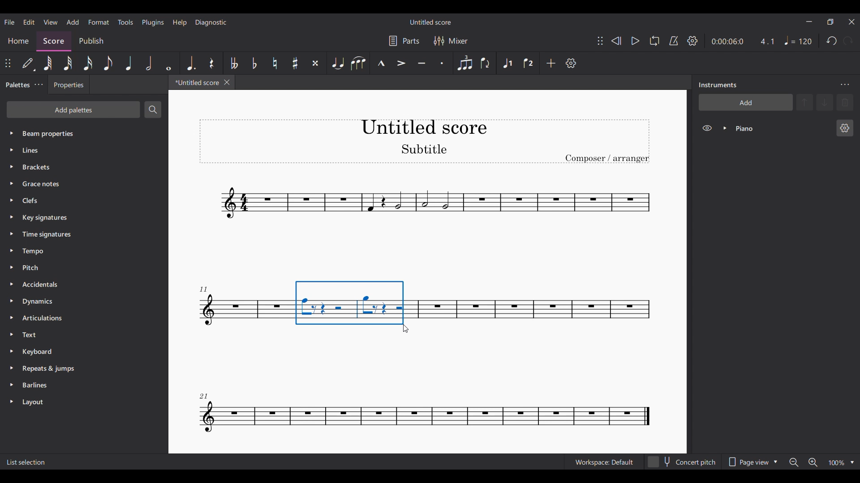 The width and height of the screenshot is (860, 483). What do you see at coordinates (571, 64) in the screenshot?
I see `Customize toolbar` at bounding box center [571, 64].